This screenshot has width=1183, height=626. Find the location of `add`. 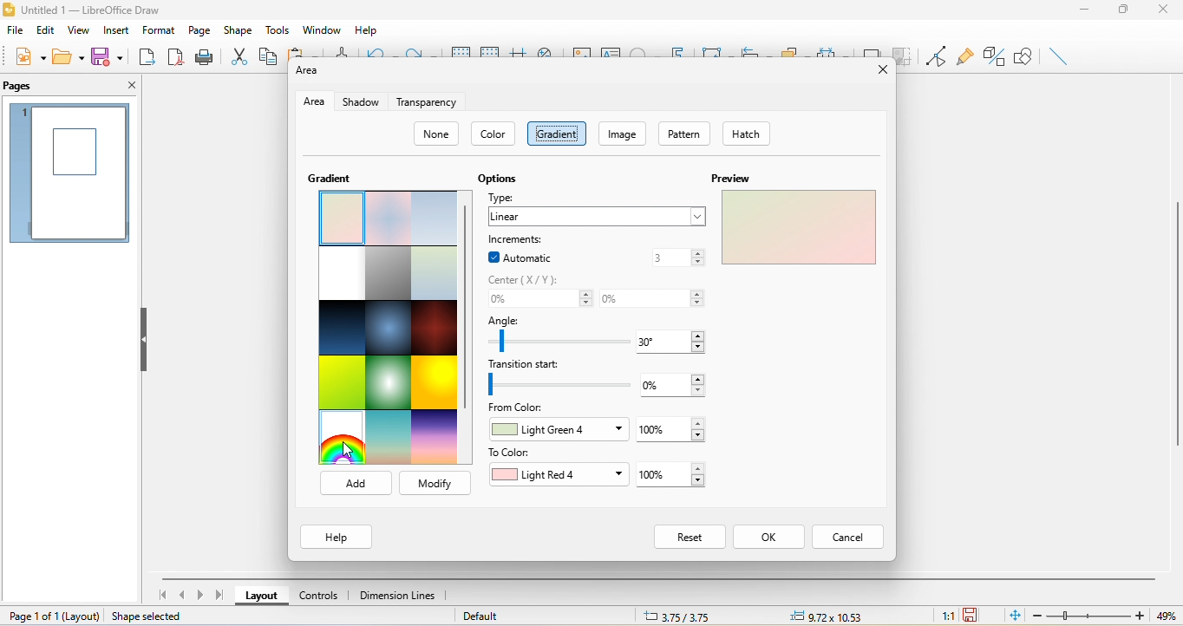

add is located at coordinates (356, 484).